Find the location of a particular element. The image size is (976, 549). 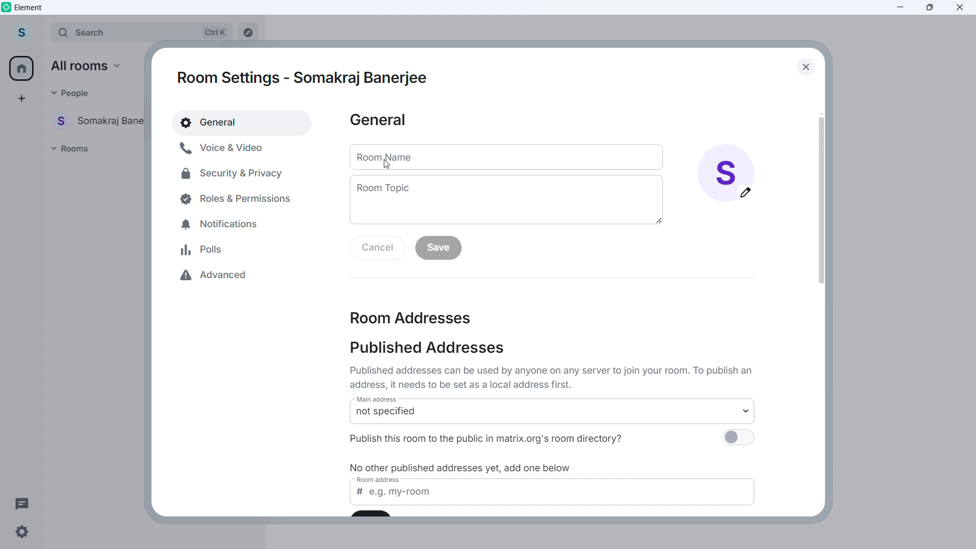

Add room topic  is located at coordinates (506, 200).